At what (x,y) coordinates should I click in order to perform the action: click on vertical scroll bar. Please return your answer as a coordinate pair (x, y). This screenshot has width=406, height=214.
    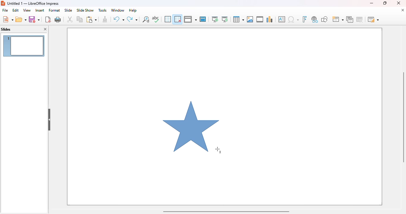
    Looking at the image, I should click on (402, 117).